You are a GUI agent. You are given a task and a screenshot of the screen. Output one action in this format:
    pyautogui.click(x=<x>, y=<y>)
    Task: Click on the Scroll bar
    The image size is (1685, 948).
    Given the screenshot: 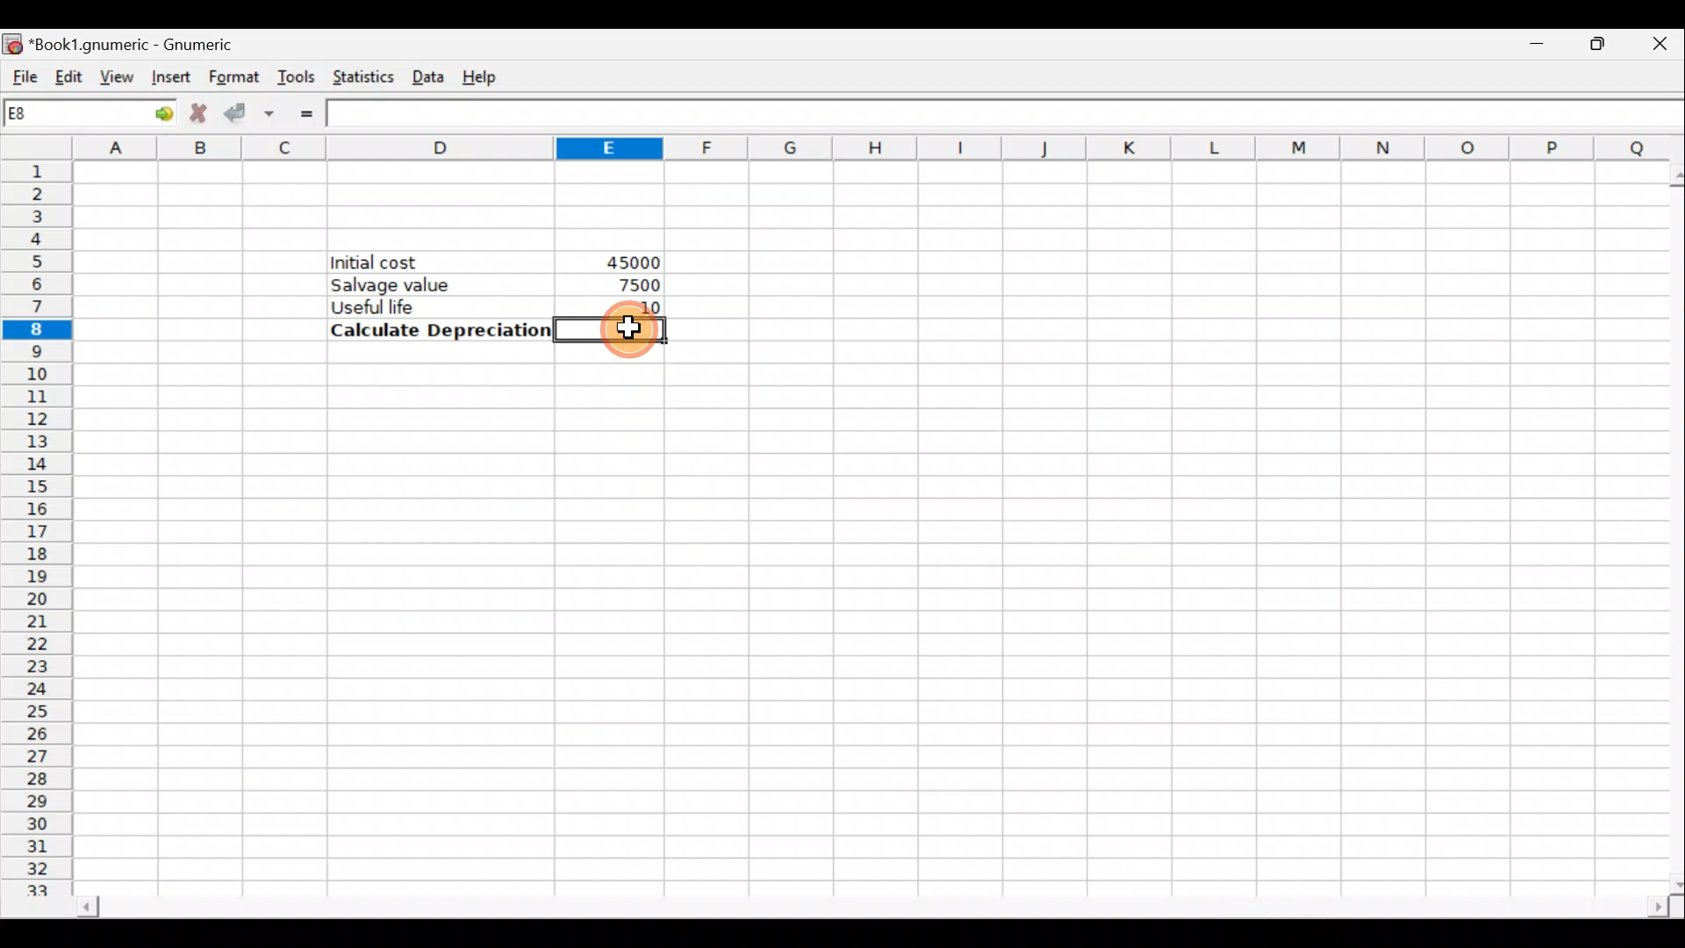 What is the action you would take?
    pyautogui.click(x=1668, y=523)
    